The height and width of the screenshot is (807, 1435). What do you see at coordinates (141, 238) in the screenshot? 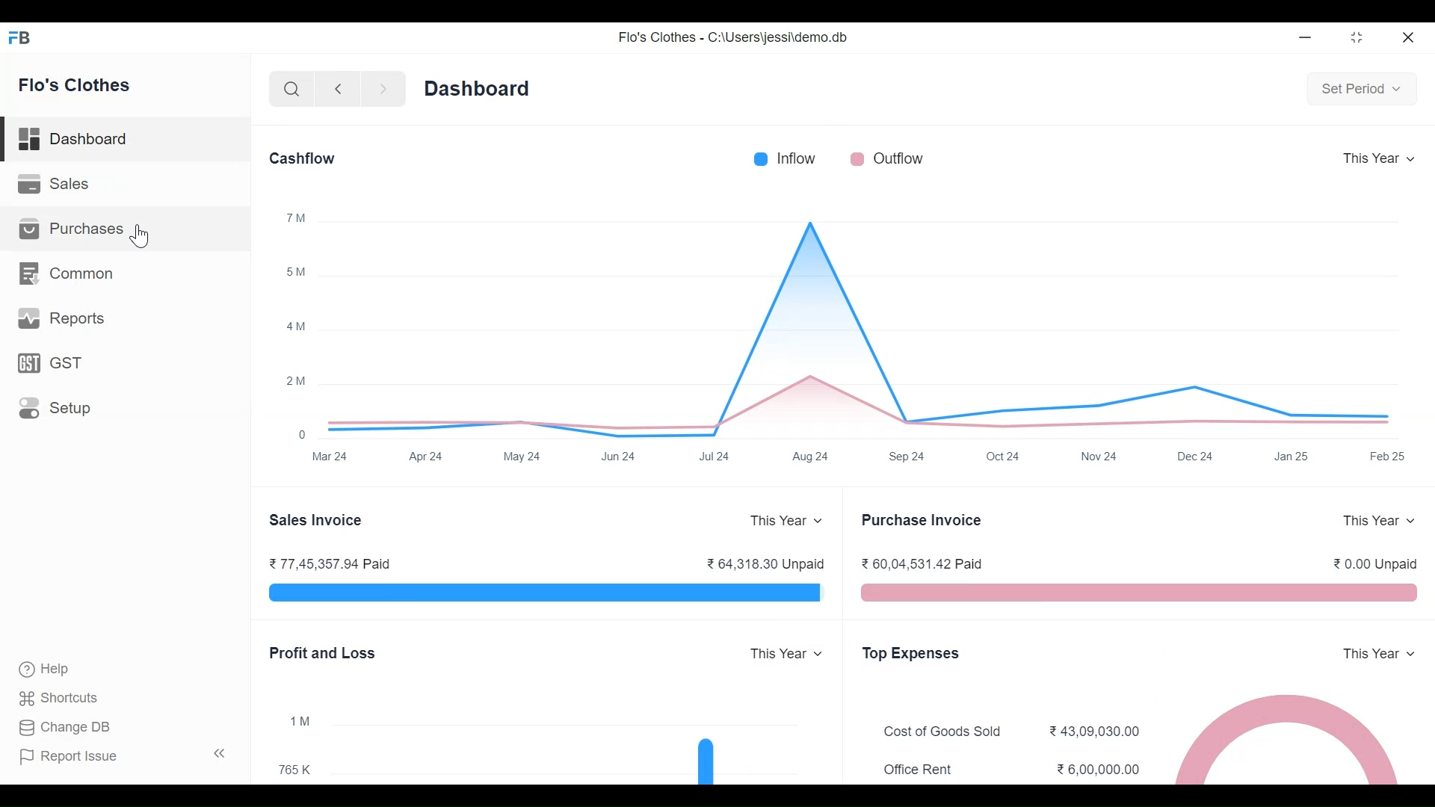
I see `Cursor` at bounding box center [141, 238].